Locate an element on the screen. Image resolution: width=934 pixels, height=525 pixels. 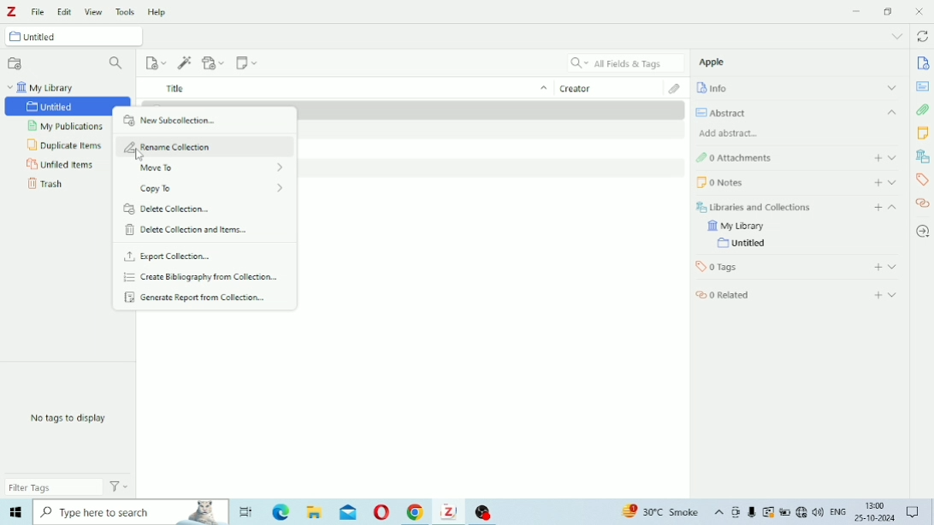
Delete Collection and items... is located at coordinates (186, 229).